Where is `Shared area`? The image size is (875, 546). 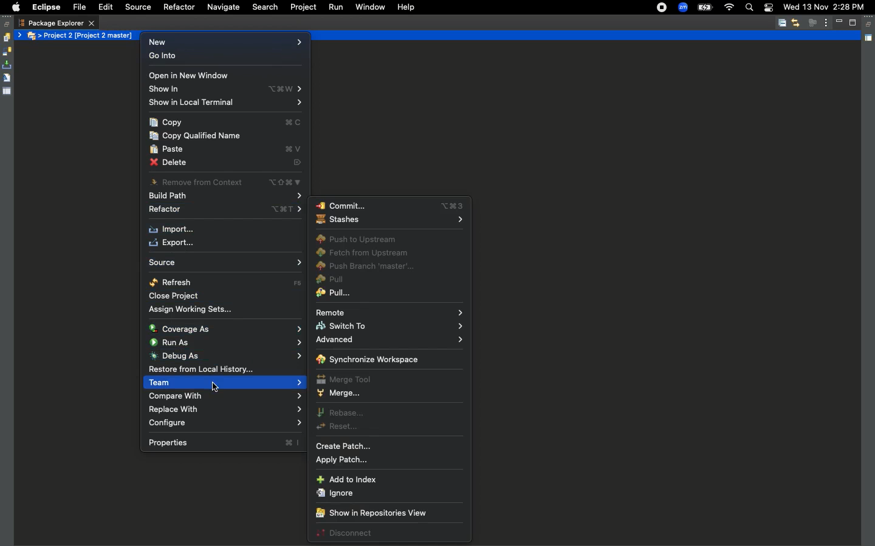 Shared area is located at coordinates (870, 40).